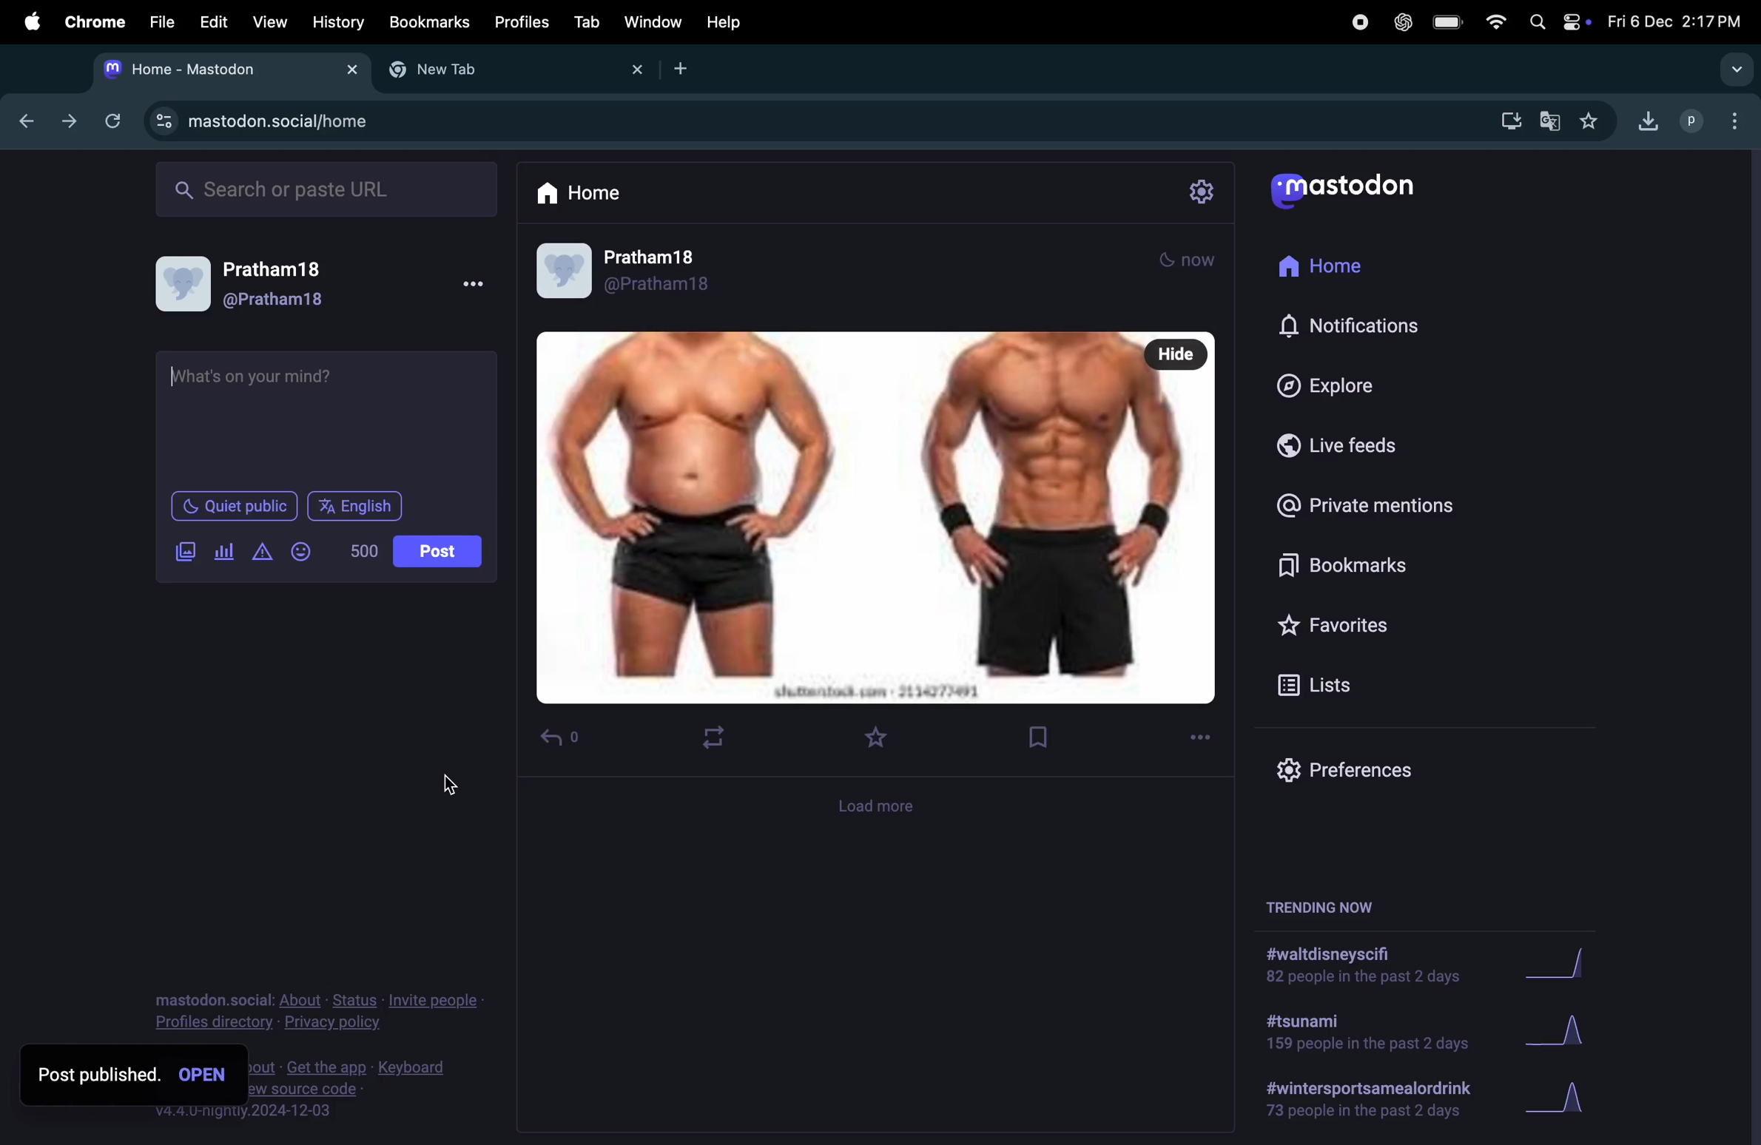 The width and height of the screenshot is (1761, 1145). What do you see at coordinates (1339, 385) in the screenshot?
I see `explore` at bounding box center [1339, 385].